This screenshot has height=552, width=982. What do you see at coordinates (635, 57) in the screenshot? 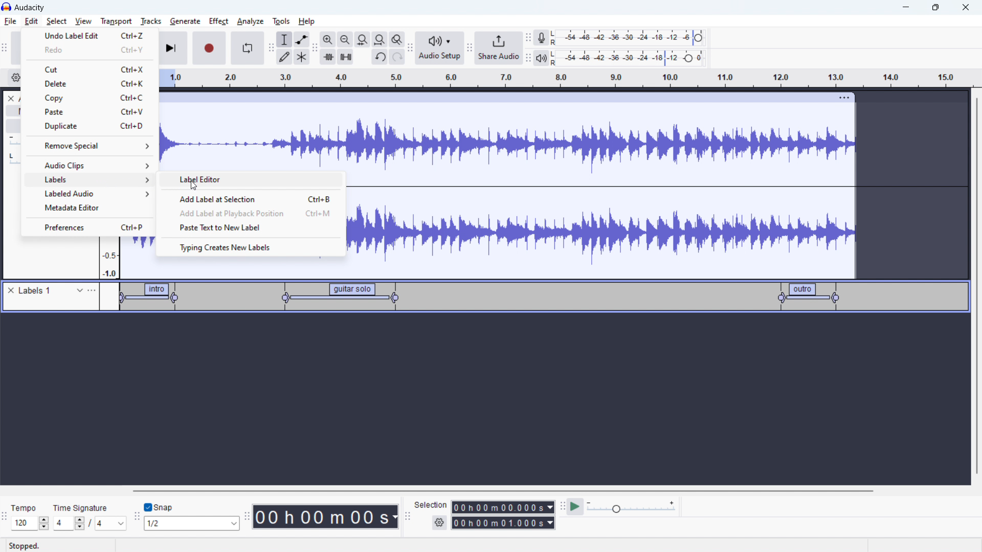
I see `playback level` at bounding box center [635, 57].